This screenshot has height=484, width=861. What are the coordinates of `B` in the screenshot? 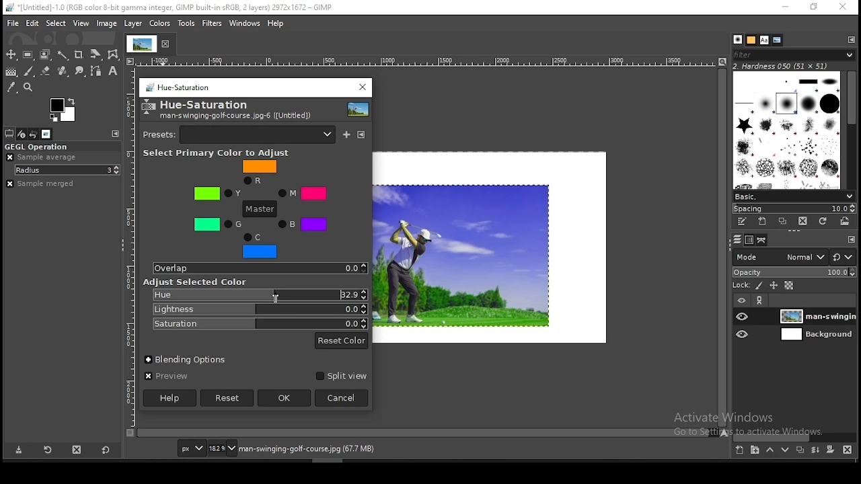 It's located at (304, 224).